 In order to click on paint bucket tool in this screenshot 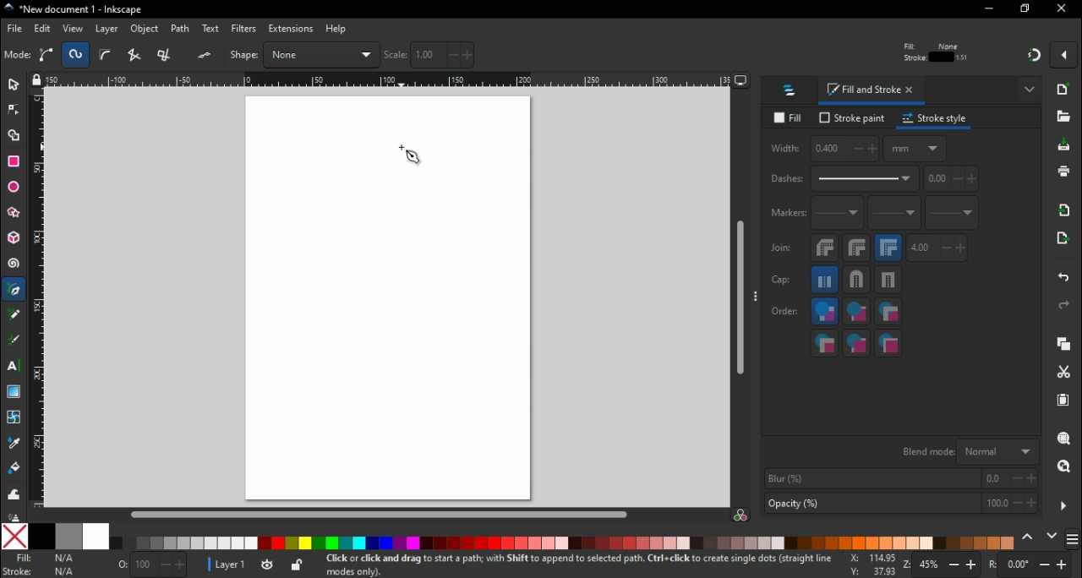, I will do `click(12, 470)`.